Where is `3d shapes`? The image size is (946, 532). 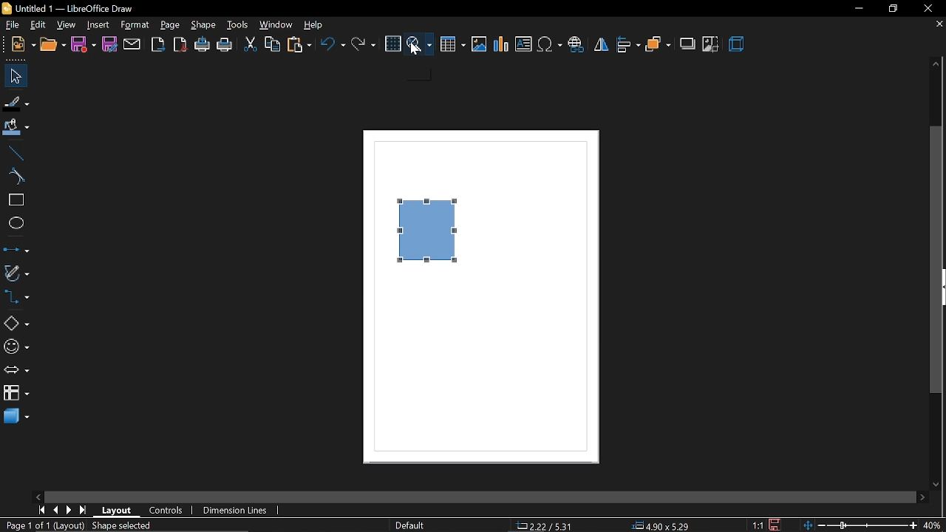 3d shapes is located at coordinates (16, 417).